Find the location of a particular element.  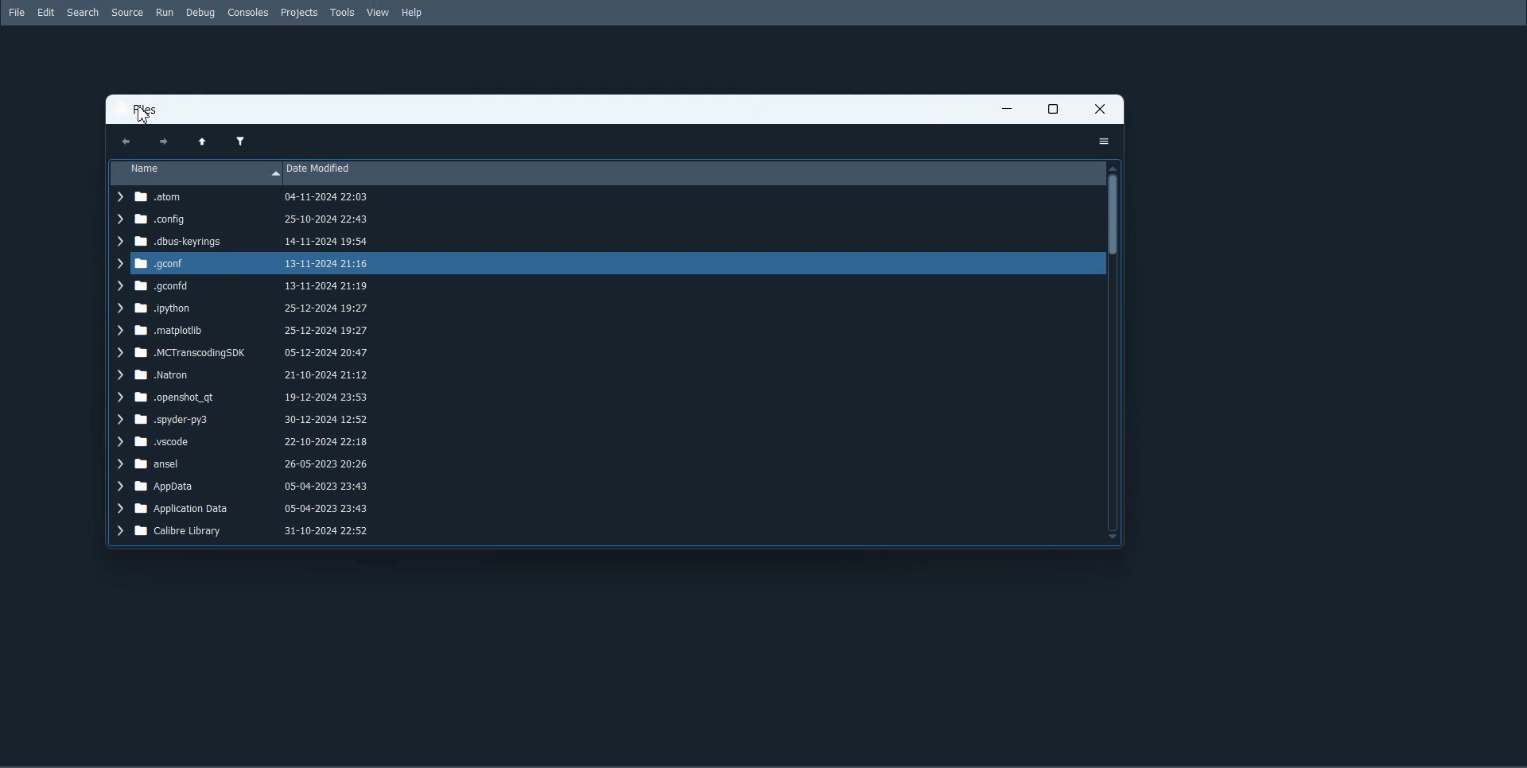

.geonfd 13-11-2024 21:19 is located at coordinates (239, 286).